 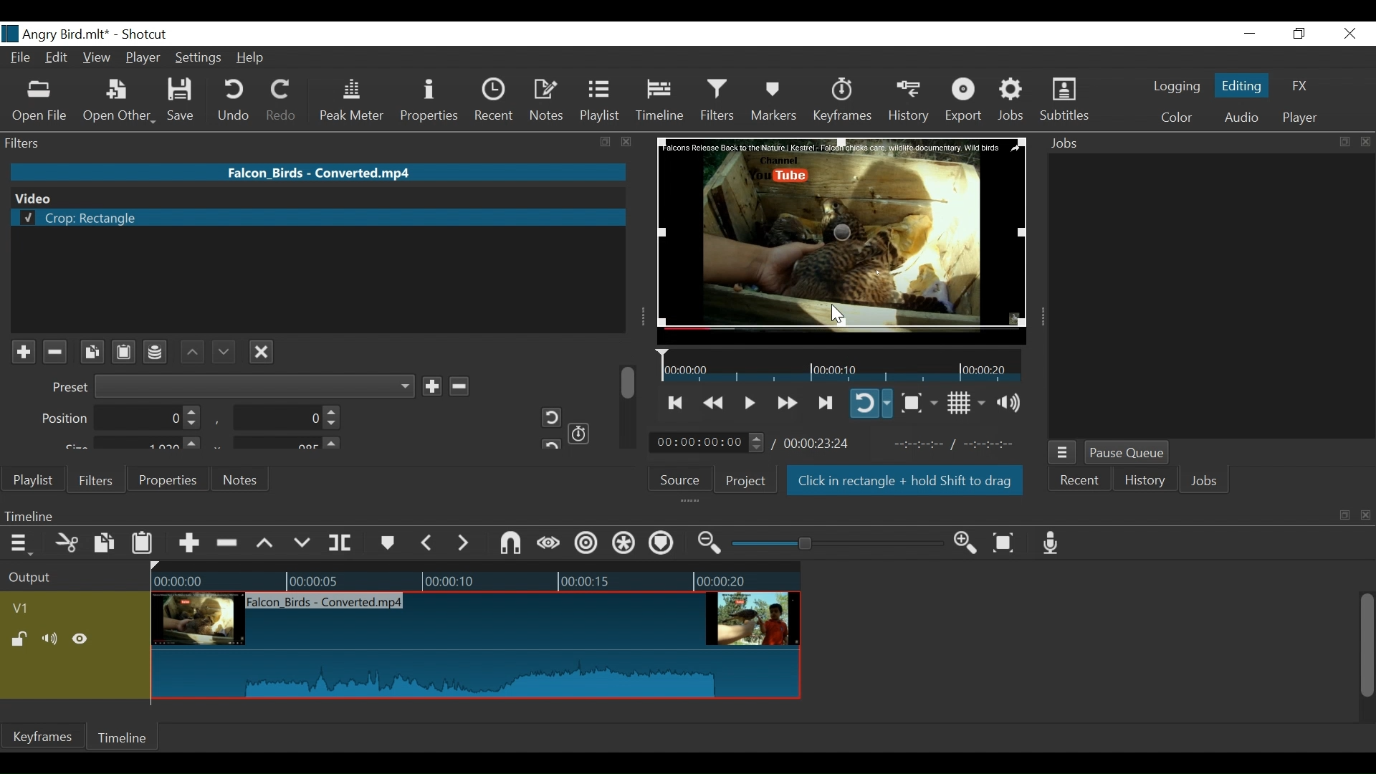 What do you see at coordinates (291, 142) in the screenshot?
I see `filters` at bounding box center [291, 142].